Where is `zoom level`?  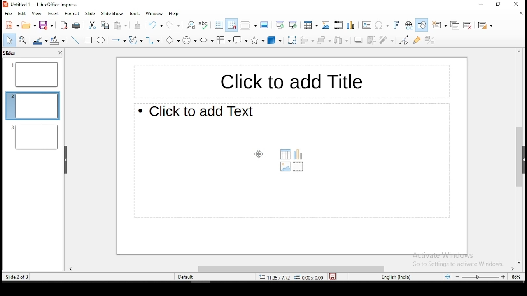 zoom level is located at coordinates (516, 276).